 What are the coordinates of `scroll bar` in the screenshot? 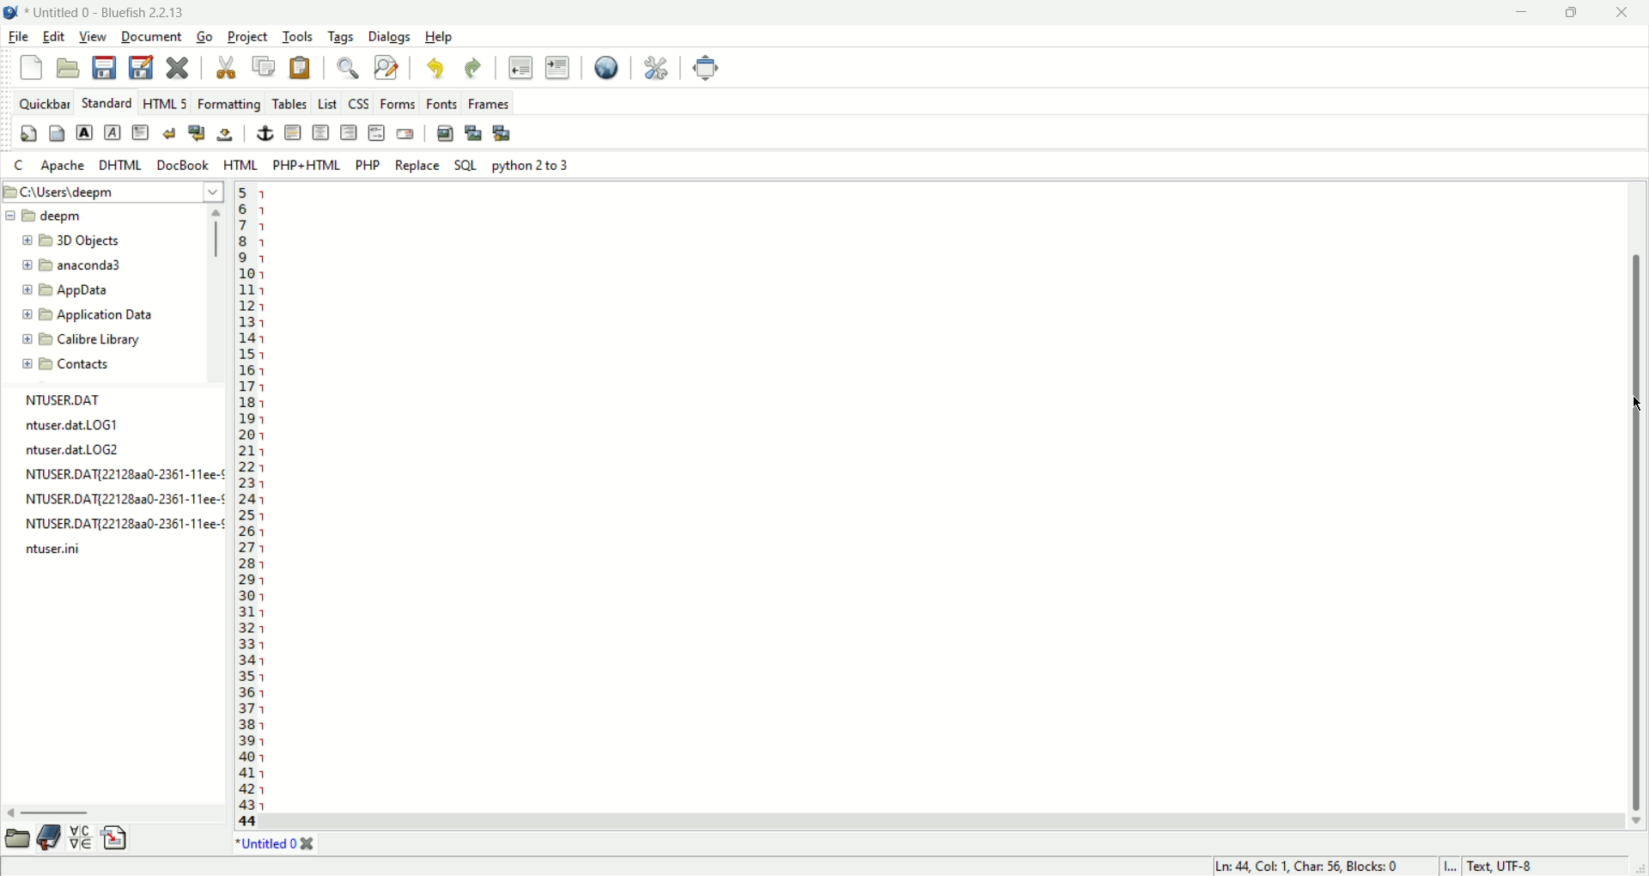 It's located at (218, 294).